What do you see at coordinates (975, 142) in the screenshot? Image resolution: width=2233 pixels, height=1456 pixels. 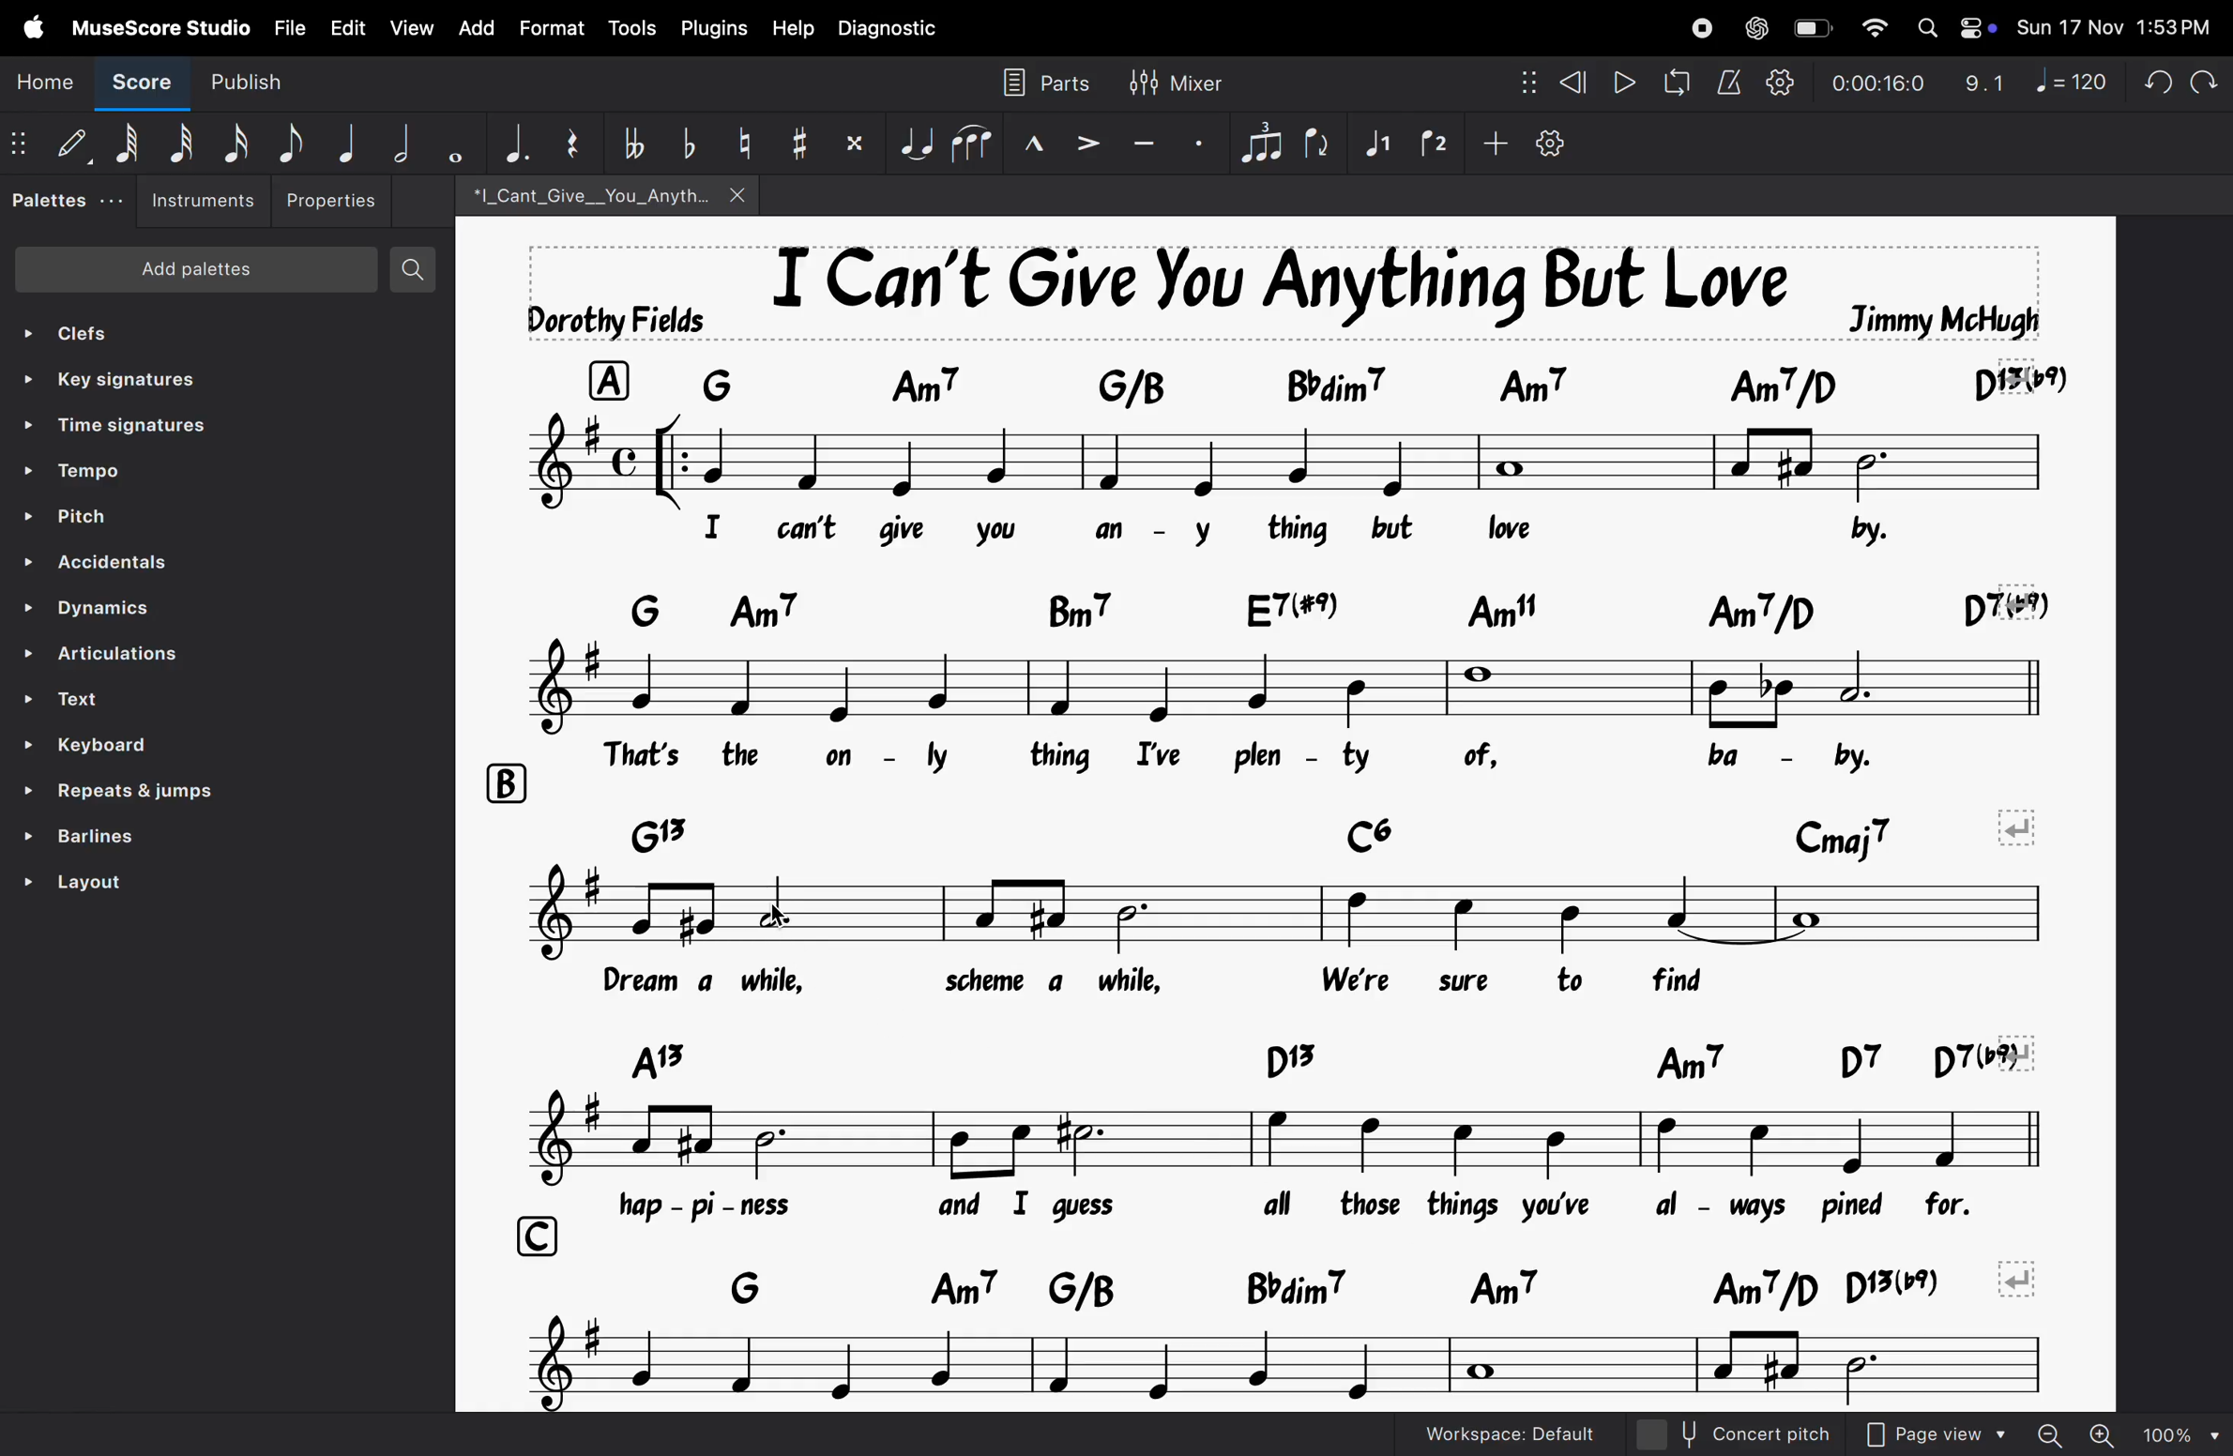 I see `slur` at bounding box center [975, 142].